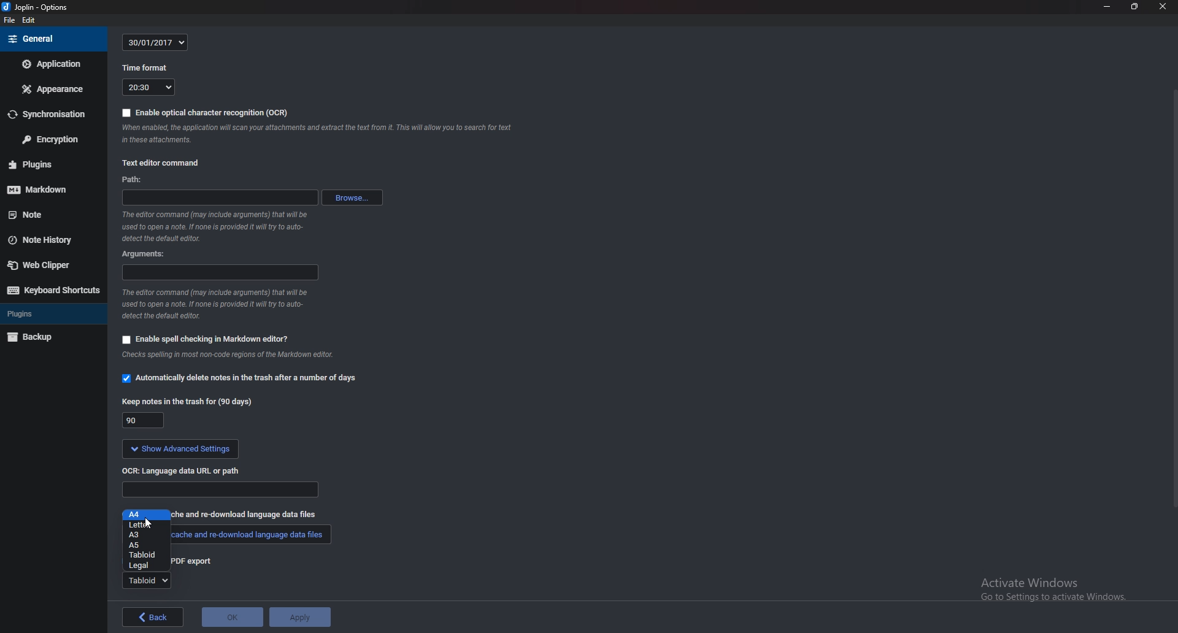 This screenshot has width=1178, height=633. Describe the element at coordinates (50, 139) in the screenshot. I see `Encryption` at that location.